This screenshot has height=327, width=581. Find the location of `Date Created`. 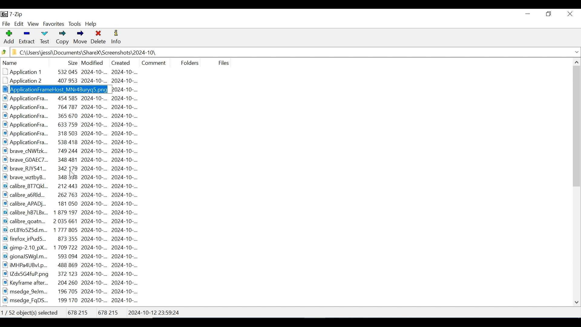

Date Created is located at coordinates (120, 62).